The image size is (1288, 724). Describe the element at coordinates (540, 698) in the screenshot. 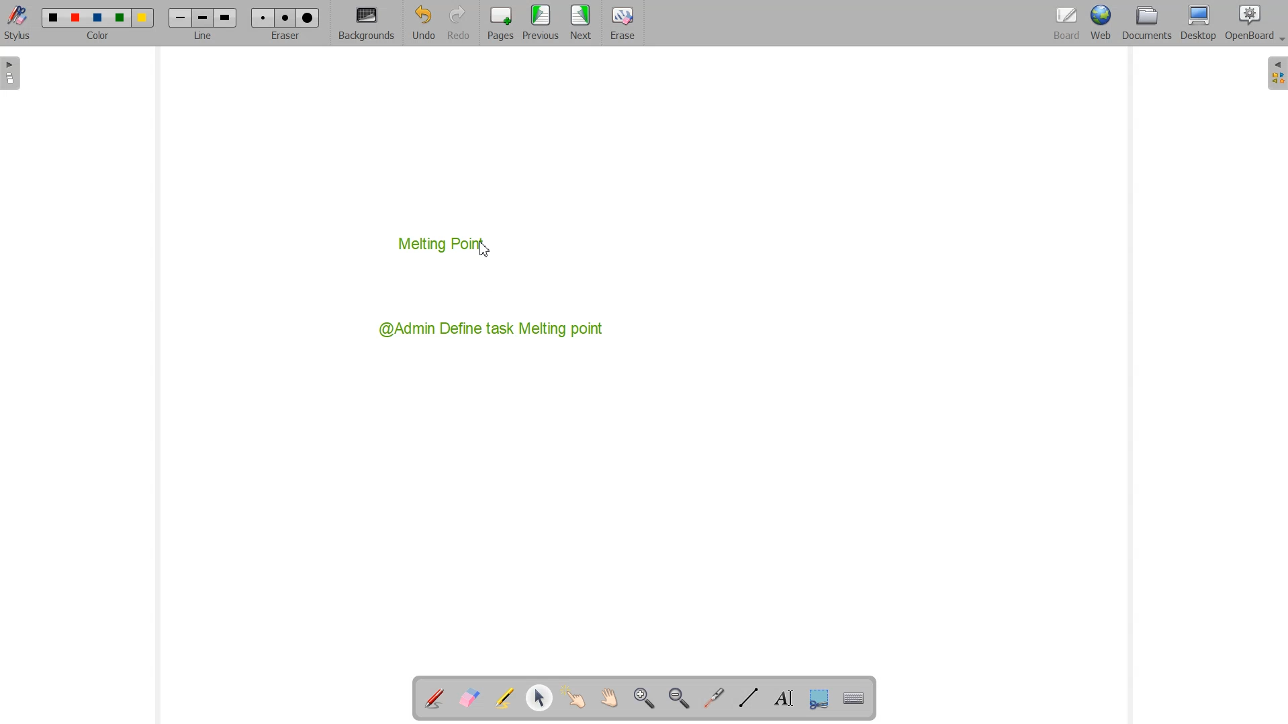

I see `Select and modify object` at that location.